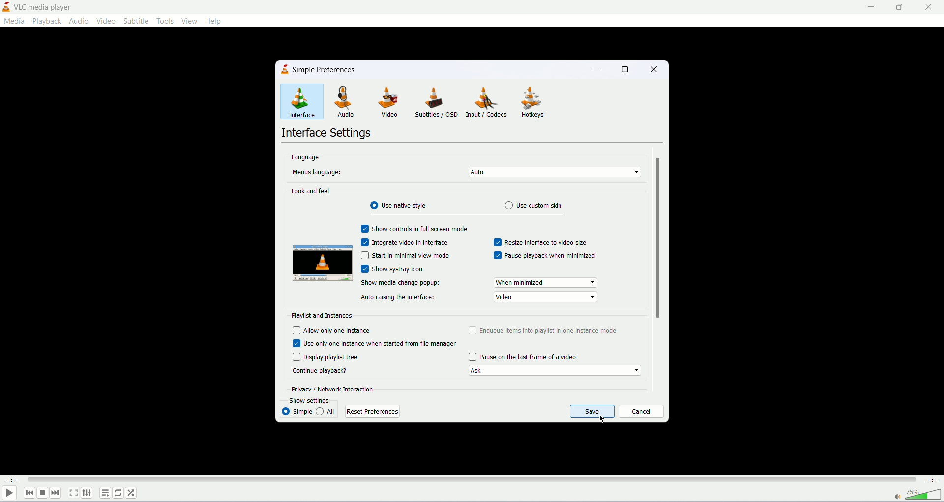  What do you see at coordinates (28, 493) in the screenshot?
I see `previous` at bounding box center [28, 493].